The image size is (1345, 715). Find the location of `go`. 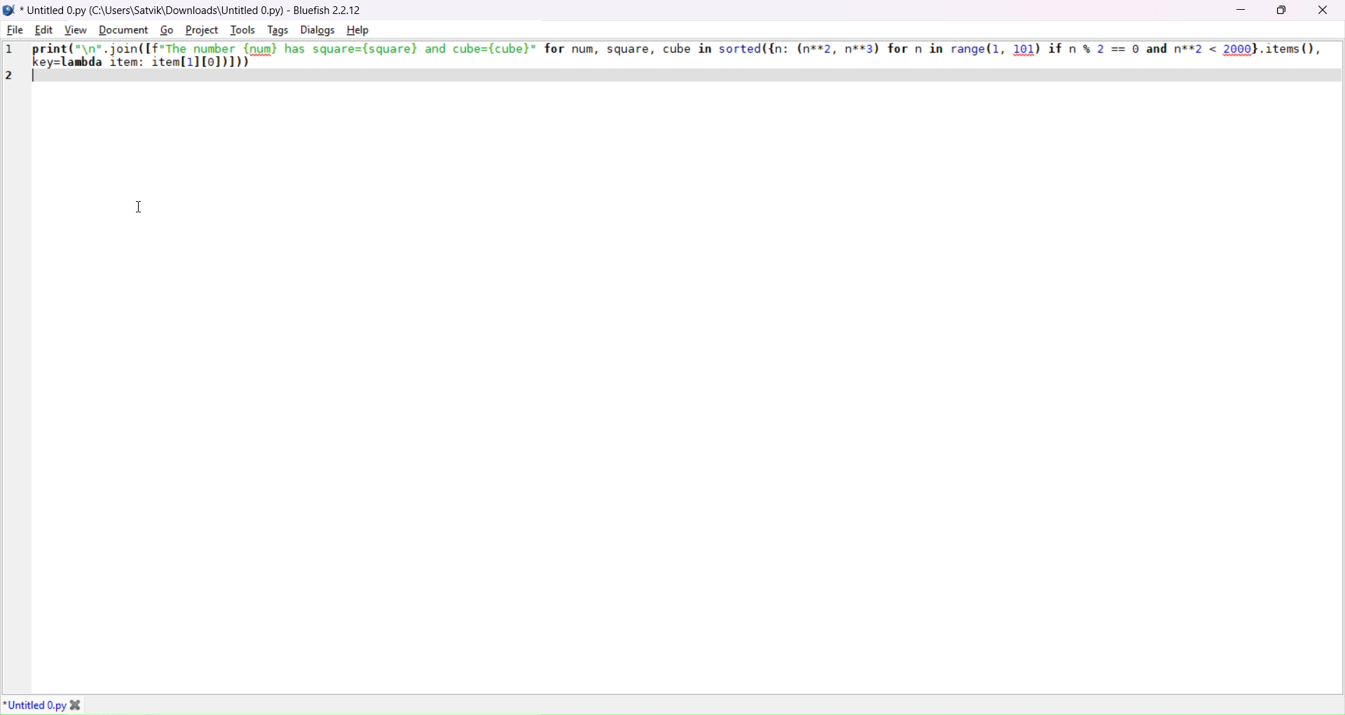

go is located at coordinates (166, 29).